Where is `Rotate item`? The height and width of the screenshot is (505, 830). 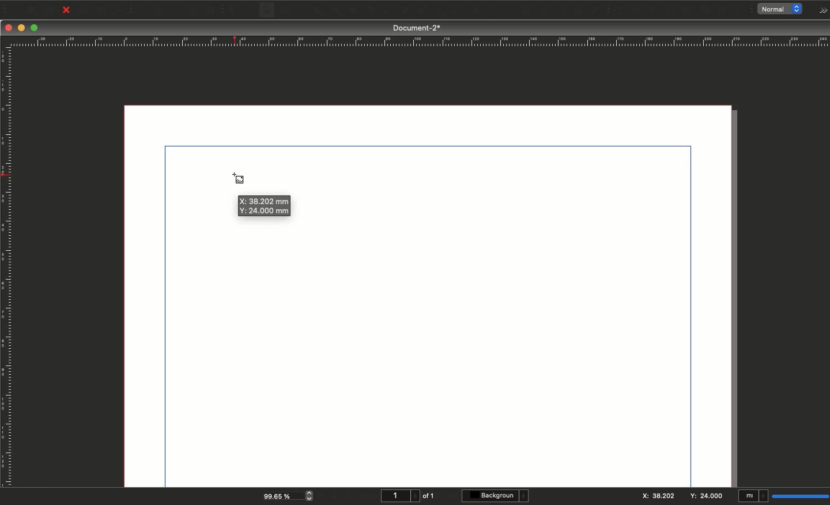 Rotate item is located at coordinates (439, 12).